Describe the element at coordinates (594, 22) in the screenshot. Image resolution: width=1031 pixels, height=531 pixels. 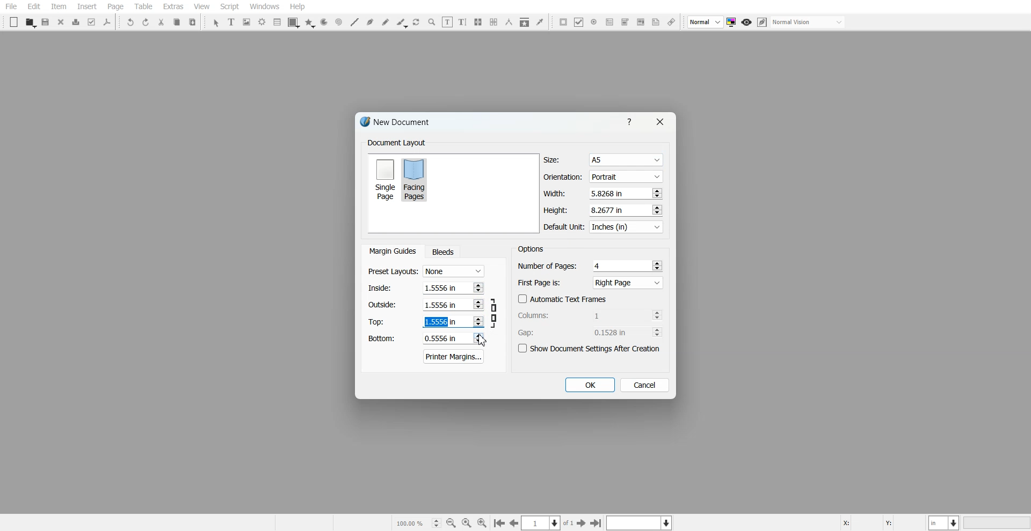
I see `PDF Radio Button` at that location.